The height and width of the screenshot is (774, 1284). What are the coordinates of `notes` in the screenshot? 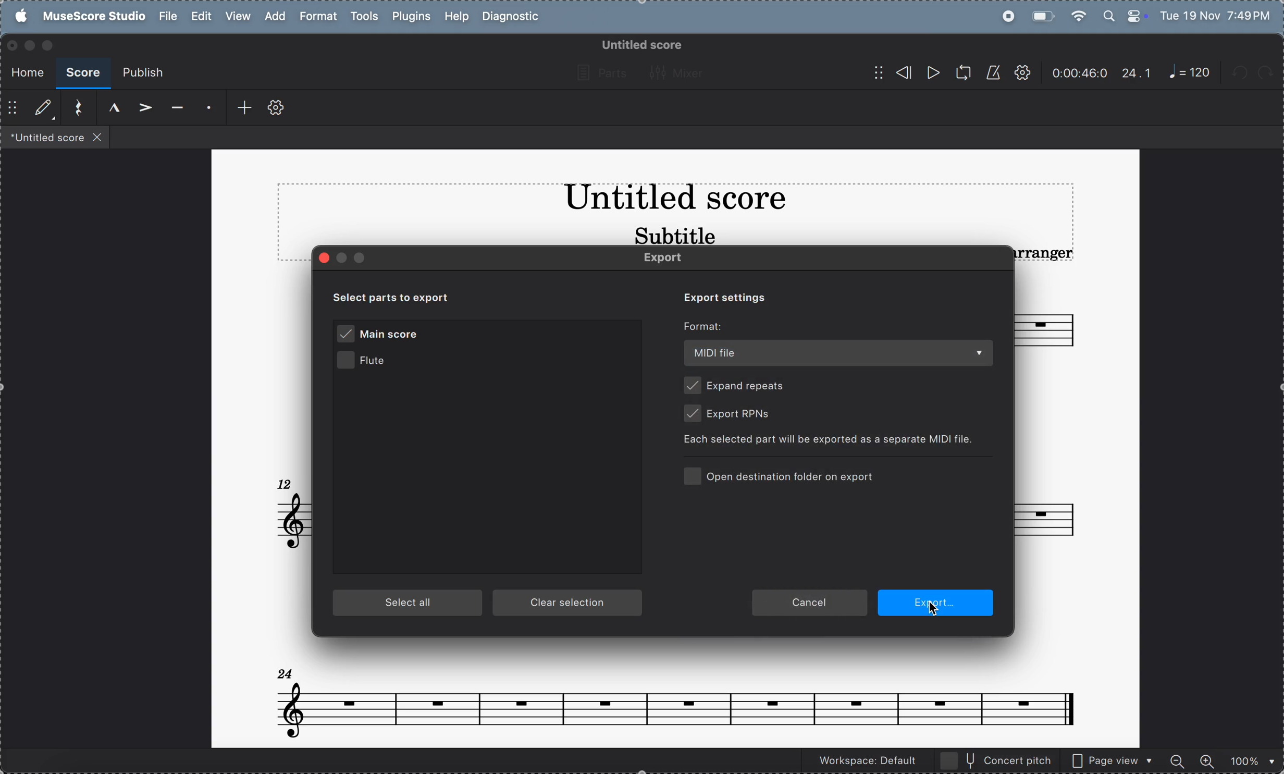 It's located at (675, 697).